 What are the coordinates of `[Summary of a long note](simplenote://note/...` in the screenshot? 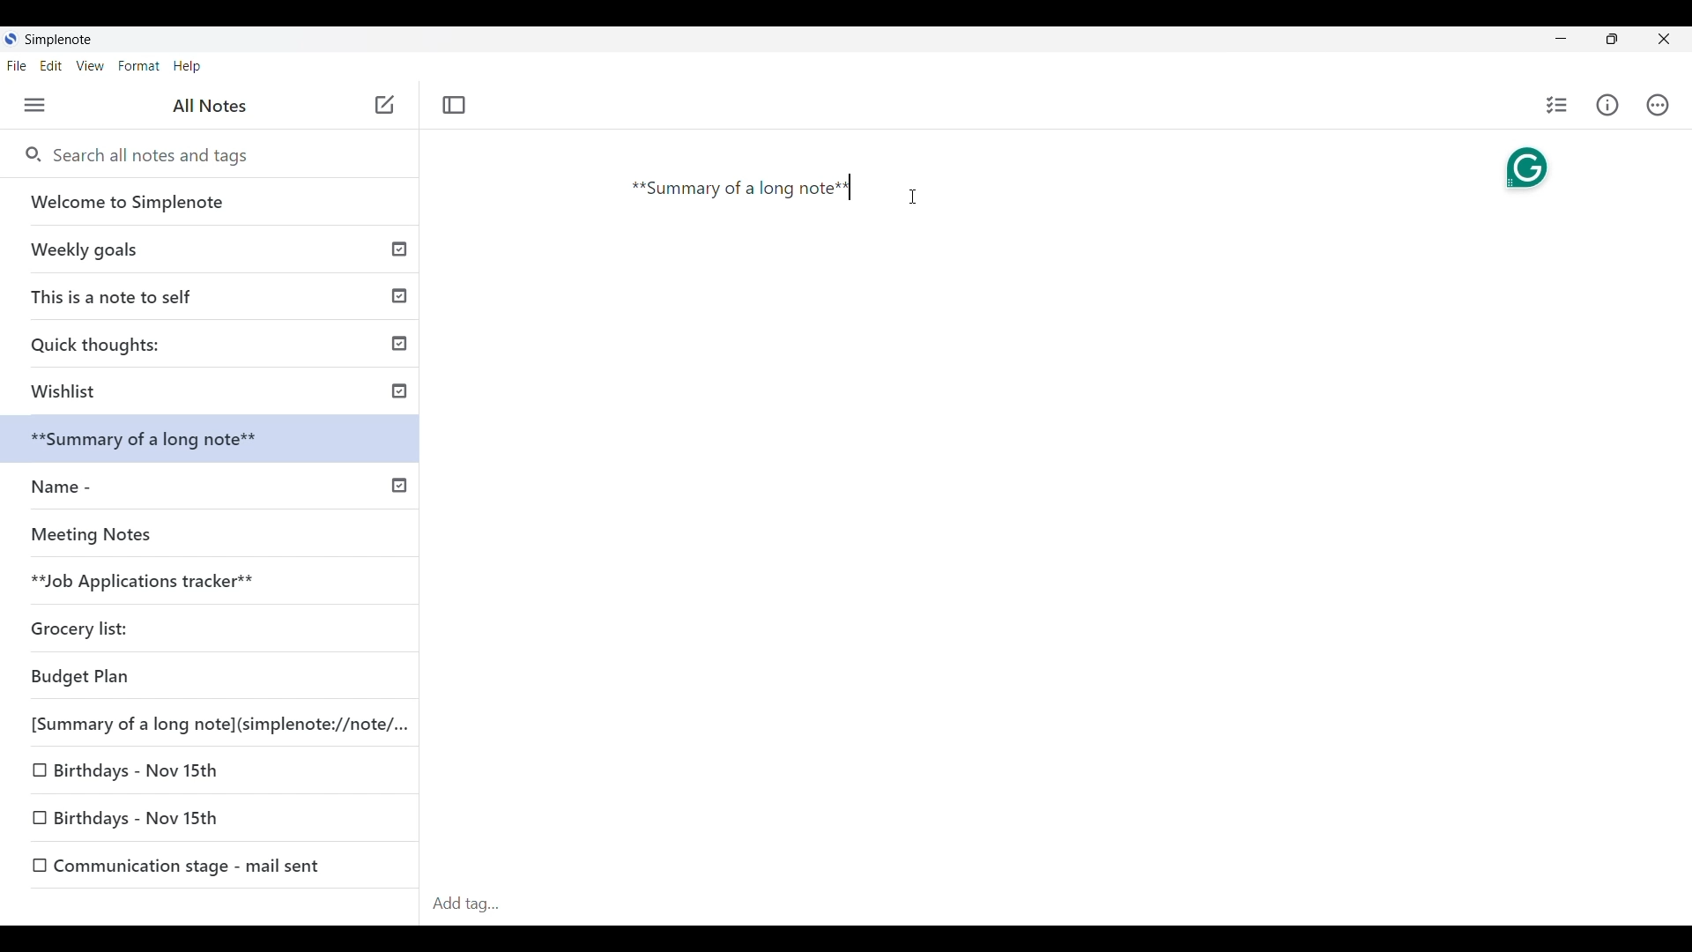 It's located at (219, 725).